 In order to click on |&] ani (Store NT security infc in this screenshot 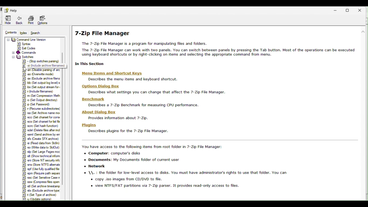, I will do `click(42, 160)`.